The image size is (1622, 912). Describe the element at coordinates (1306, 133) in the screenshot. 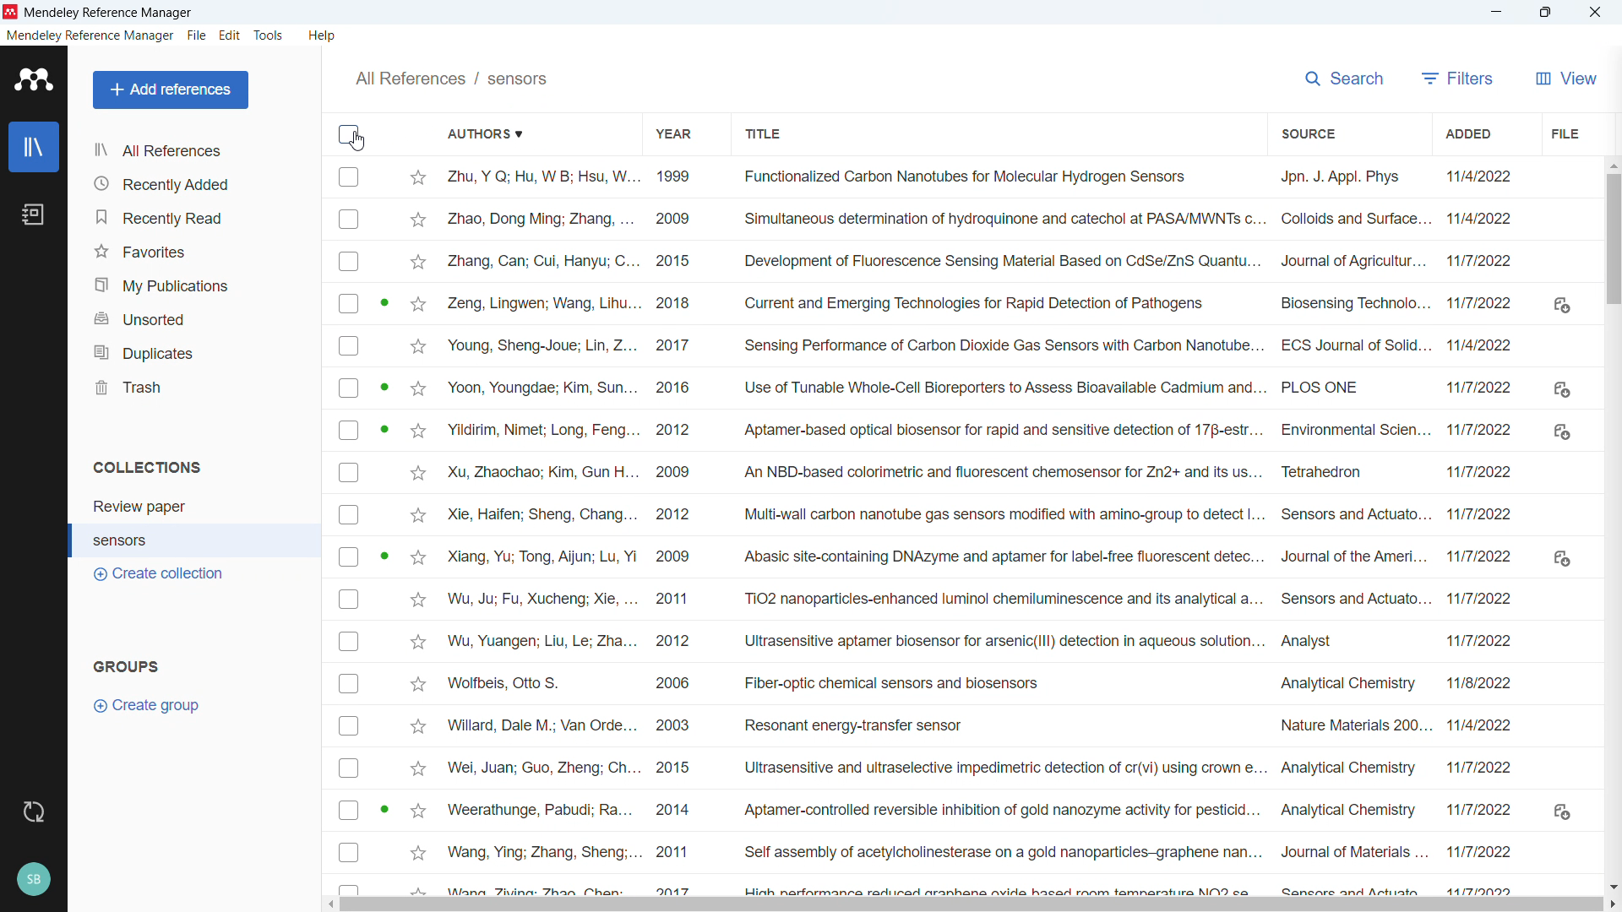

I see `Sort by source ` at that location.